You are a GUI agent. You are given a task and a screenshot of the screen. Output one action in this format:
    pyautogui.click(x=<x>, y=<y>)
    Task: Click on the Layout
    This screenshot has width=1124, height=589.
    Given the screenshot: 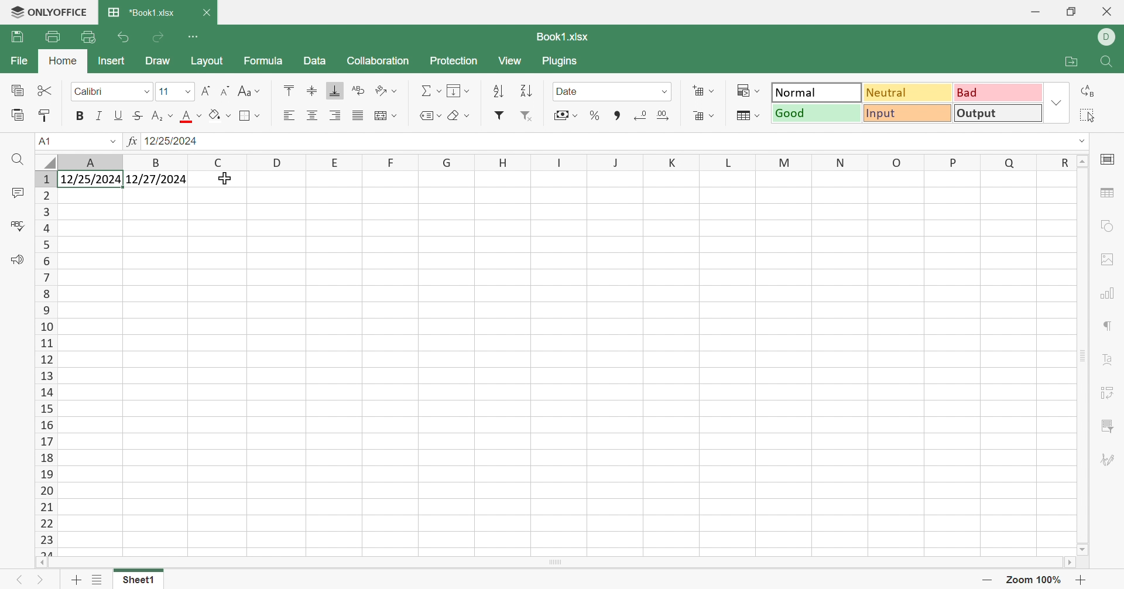 What is the action you would take?
    pyautogui.click(x=208, y=63)
    